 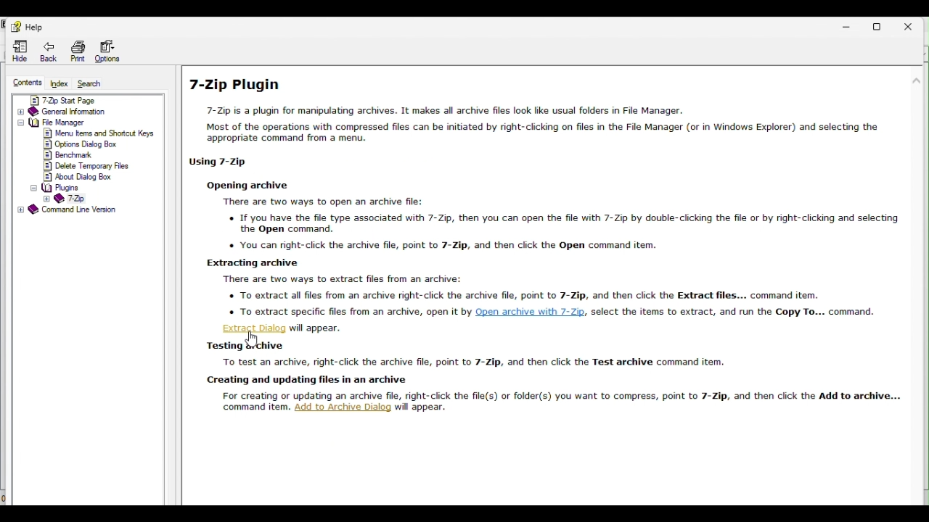 I want to click on plugins, so click(x=66, y=187).